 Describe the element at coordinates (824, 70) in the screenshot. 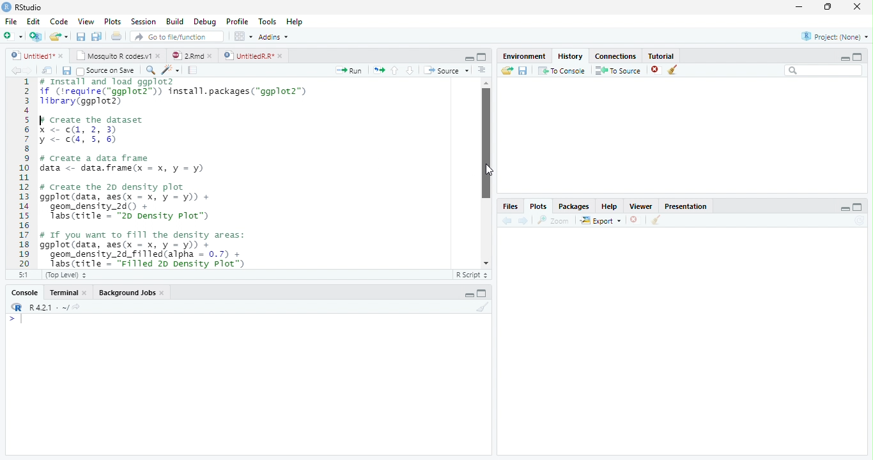

I see `Search` at that location.